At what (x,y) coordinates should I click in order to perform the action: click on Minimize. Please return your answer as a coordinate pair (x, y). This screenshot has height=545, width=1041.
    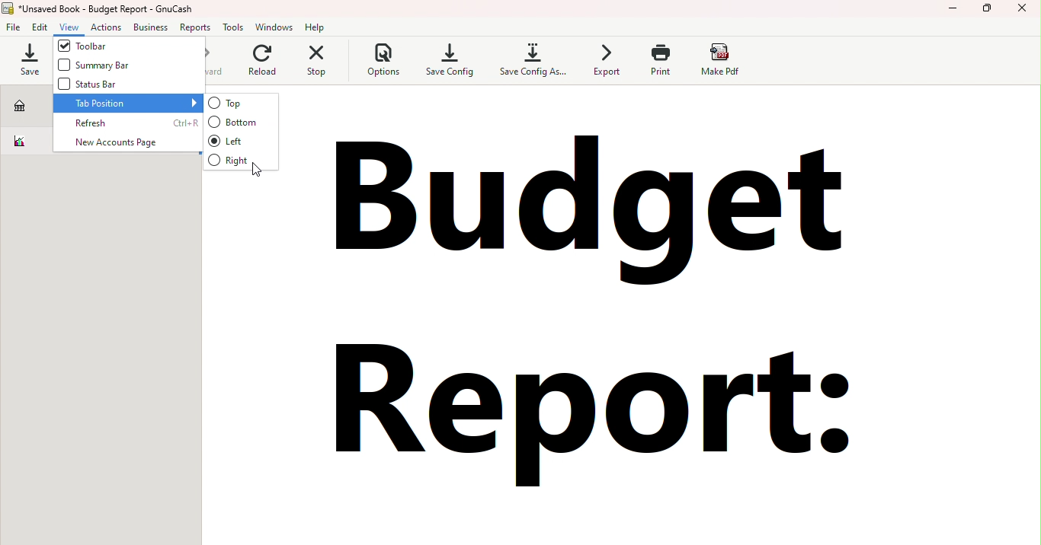
    Looking at the image, I should click on (954, 10).